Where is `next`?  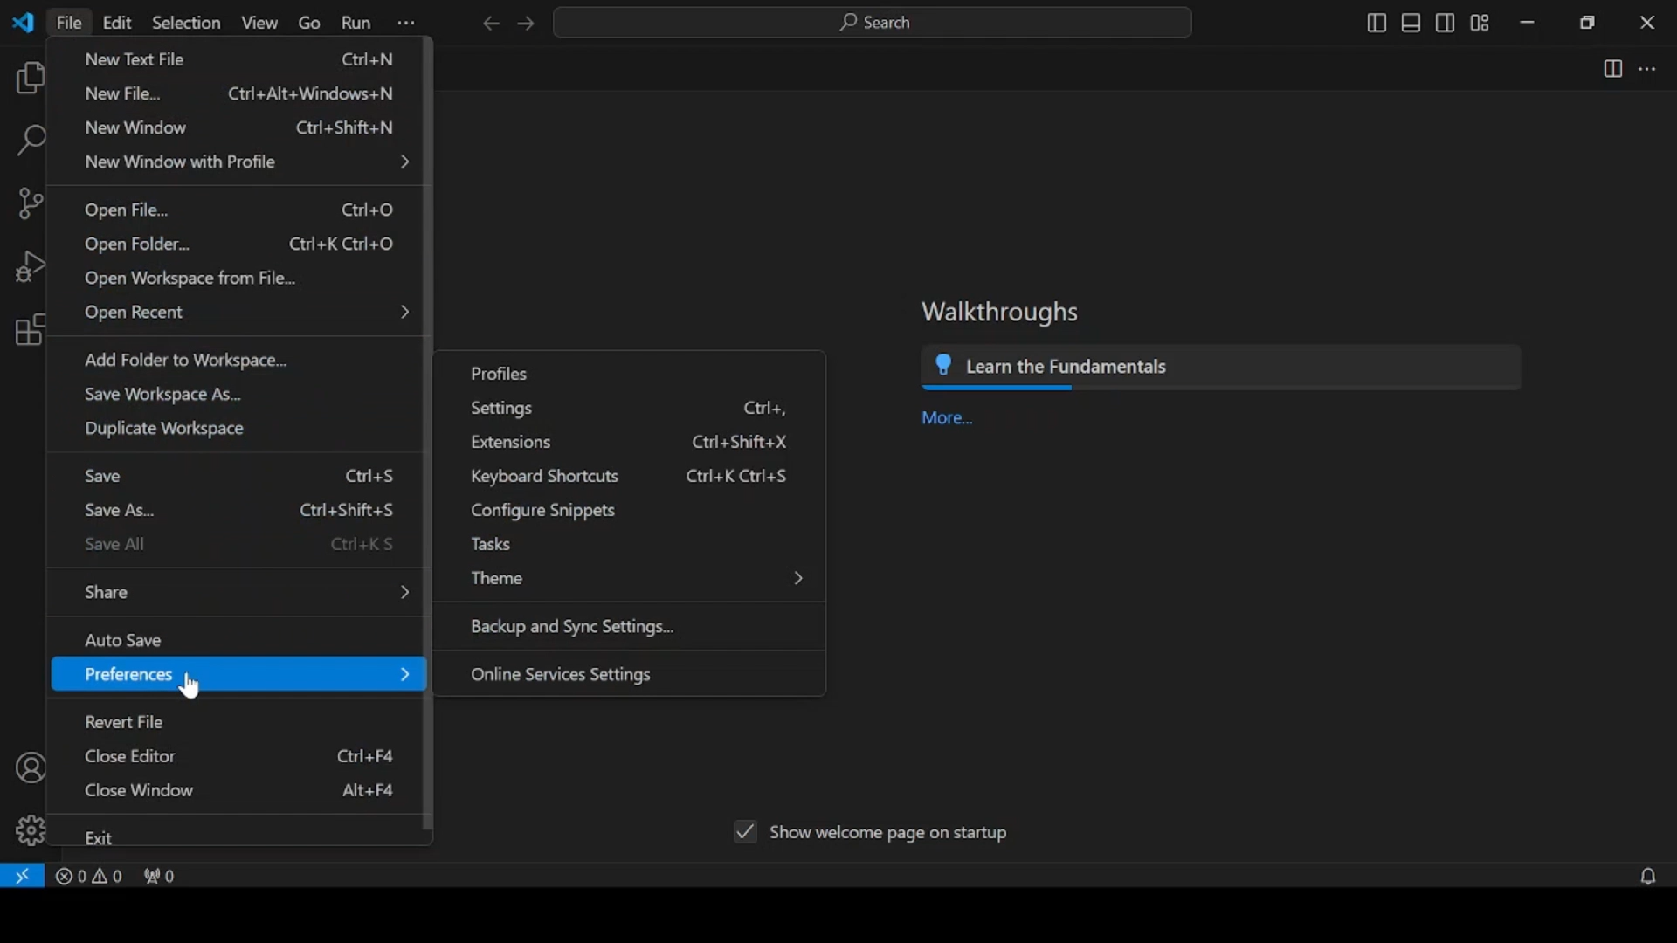
next is located at coordinates (526, 24).